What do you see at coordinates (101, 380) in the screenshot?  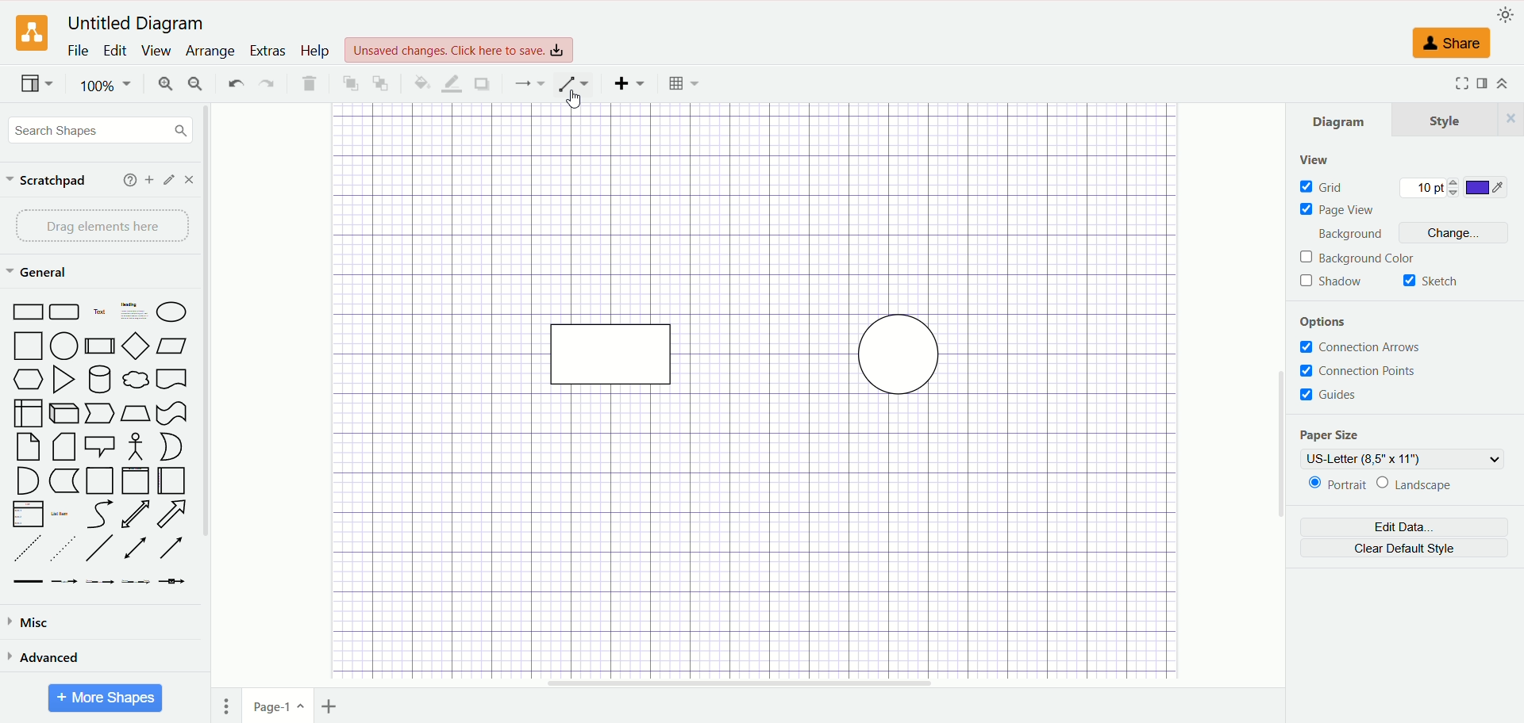 I see `Cylinder` at bounding box center [101, 380].